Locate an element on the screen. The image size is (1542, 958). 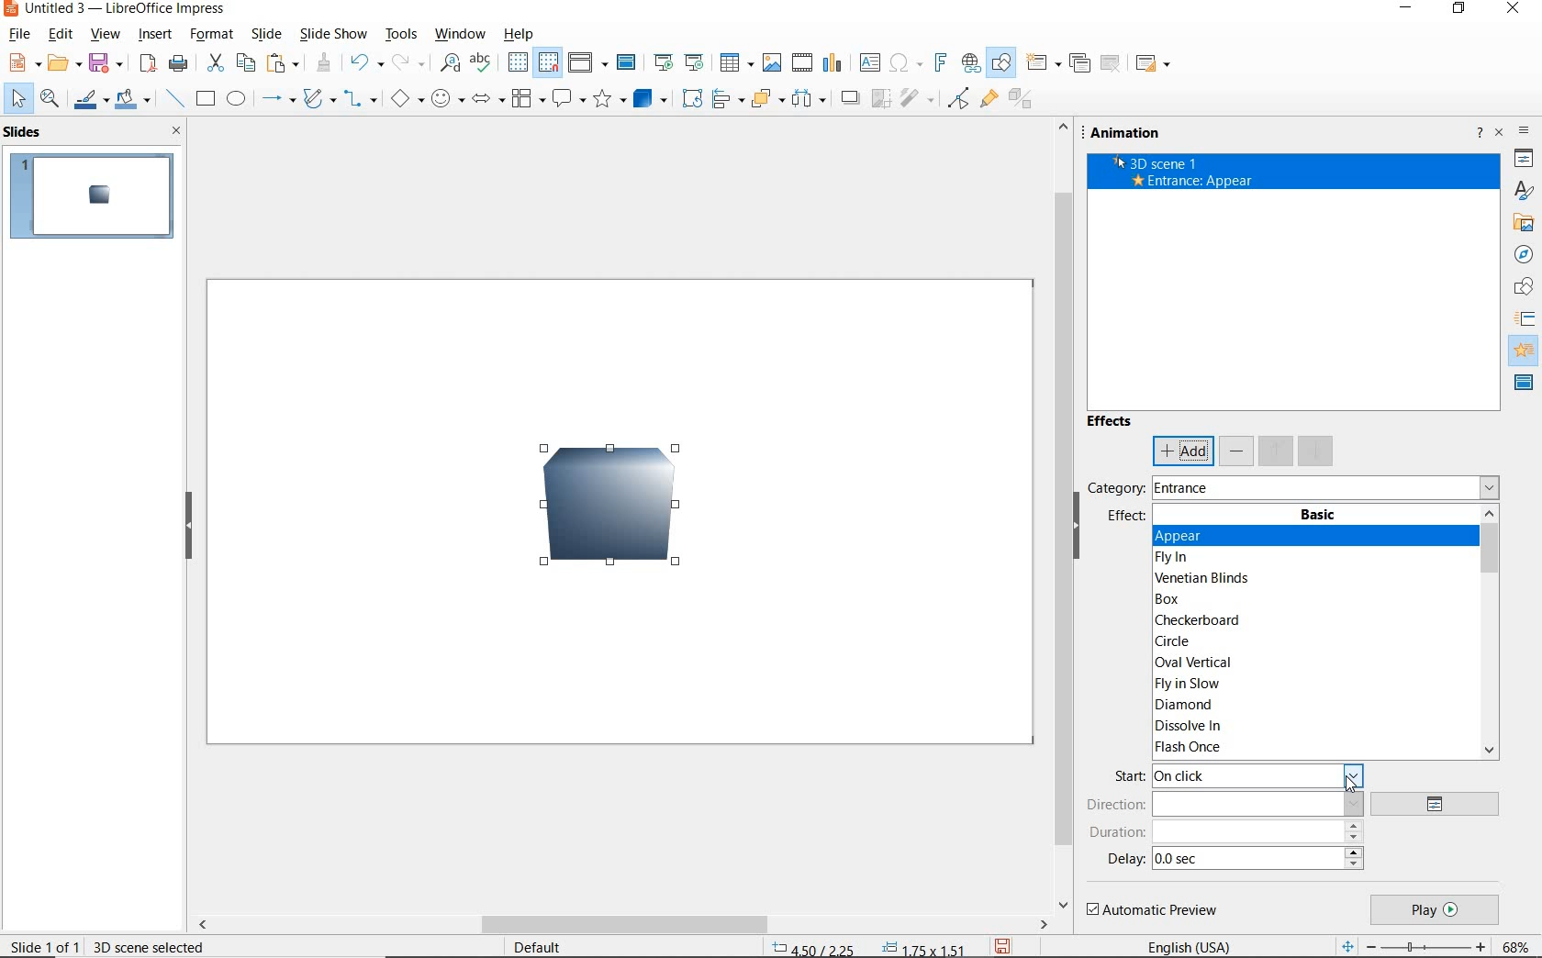
view is located at coordinates (106, 36).